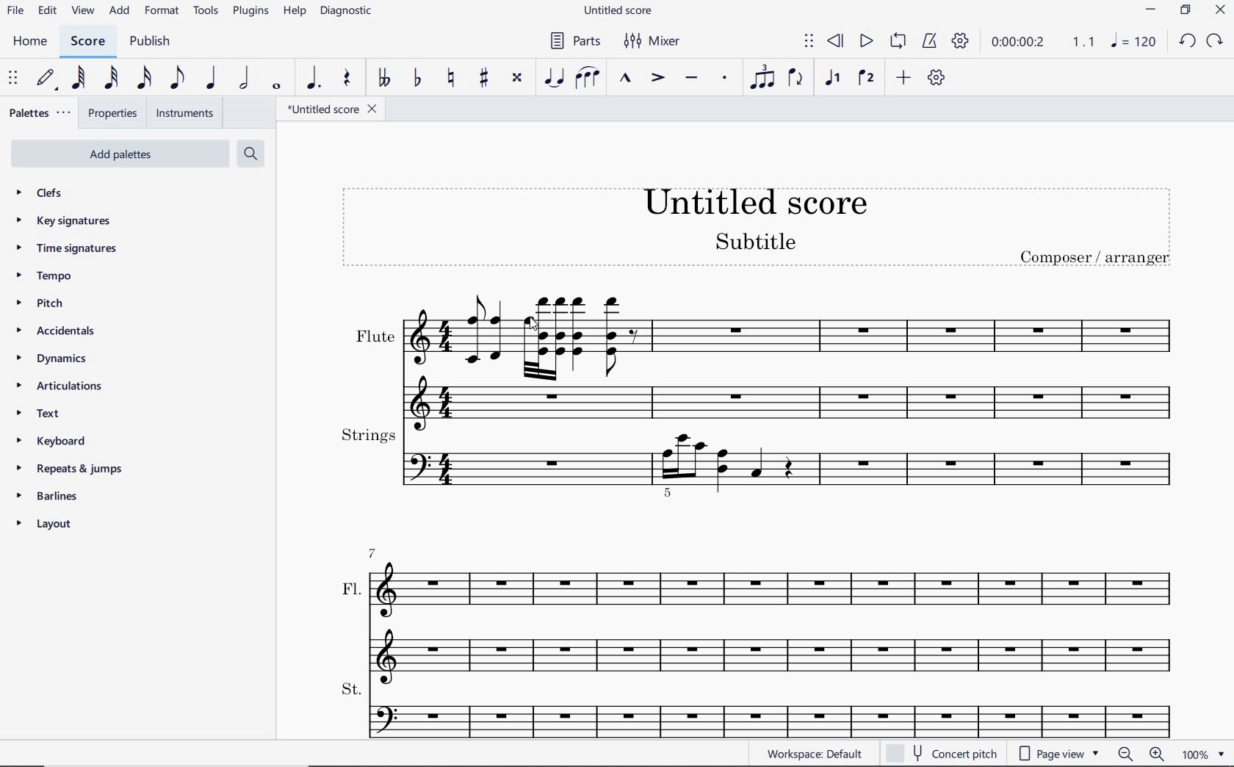 The width and height of the screenshot is (1234, 767). What do you see at coordinates (624, 81) in the screenshot?
I see `MARCATO` at bounding box center [624, 81].